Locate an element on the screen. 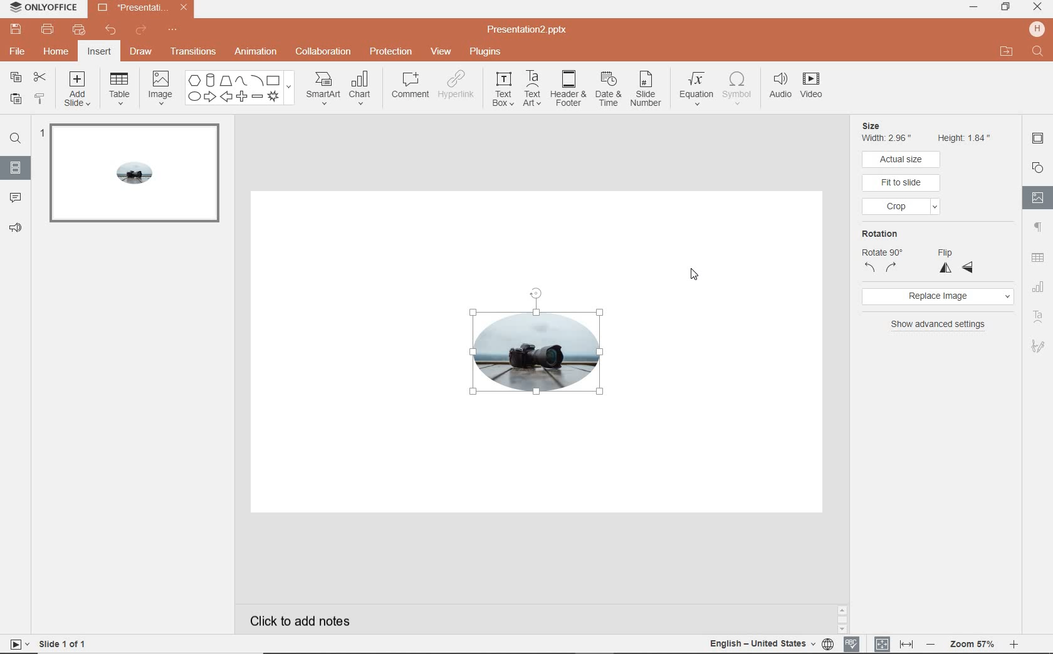 This screenshot has height=654, width=1053. actual size is located at coordinates (903, 159).